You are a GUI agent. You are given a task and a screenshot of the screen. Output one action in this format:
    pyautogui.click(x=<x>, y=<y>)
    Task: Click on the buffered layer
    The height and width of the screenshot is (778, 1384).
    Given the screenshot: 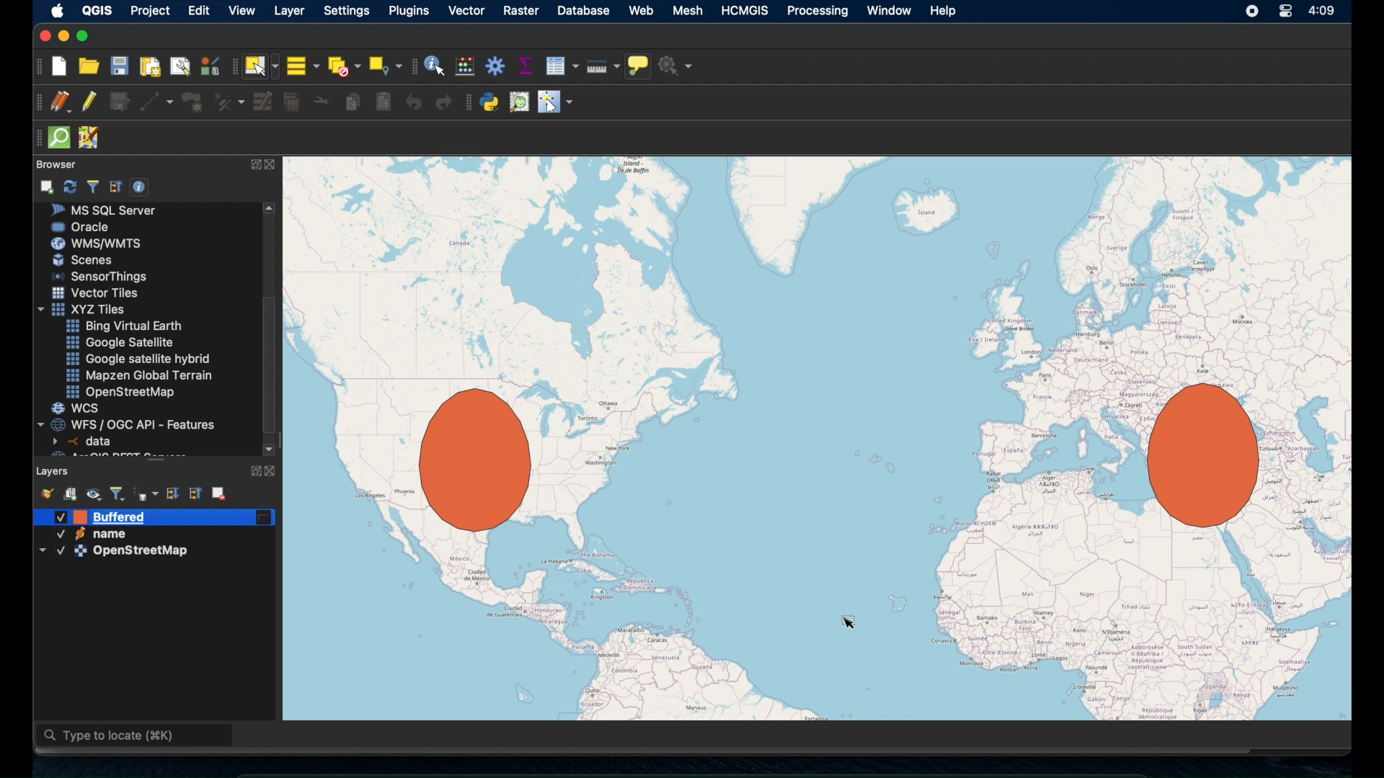 What is the action you would take?
    pyautogui.click(x=113, y=518)
    